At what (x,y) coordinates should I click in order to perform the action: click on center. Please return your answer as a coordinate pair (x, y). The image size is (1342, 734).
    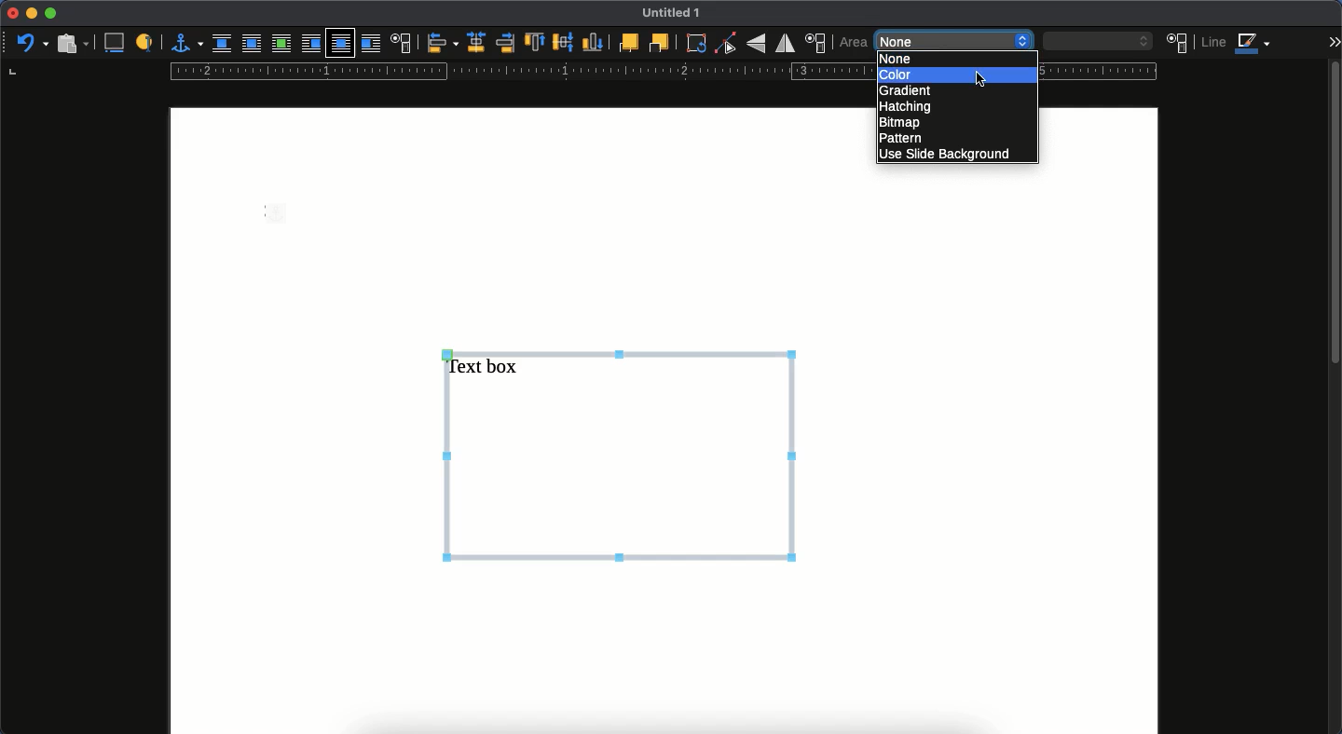
    Looking at the image, I should click on (563, 42).